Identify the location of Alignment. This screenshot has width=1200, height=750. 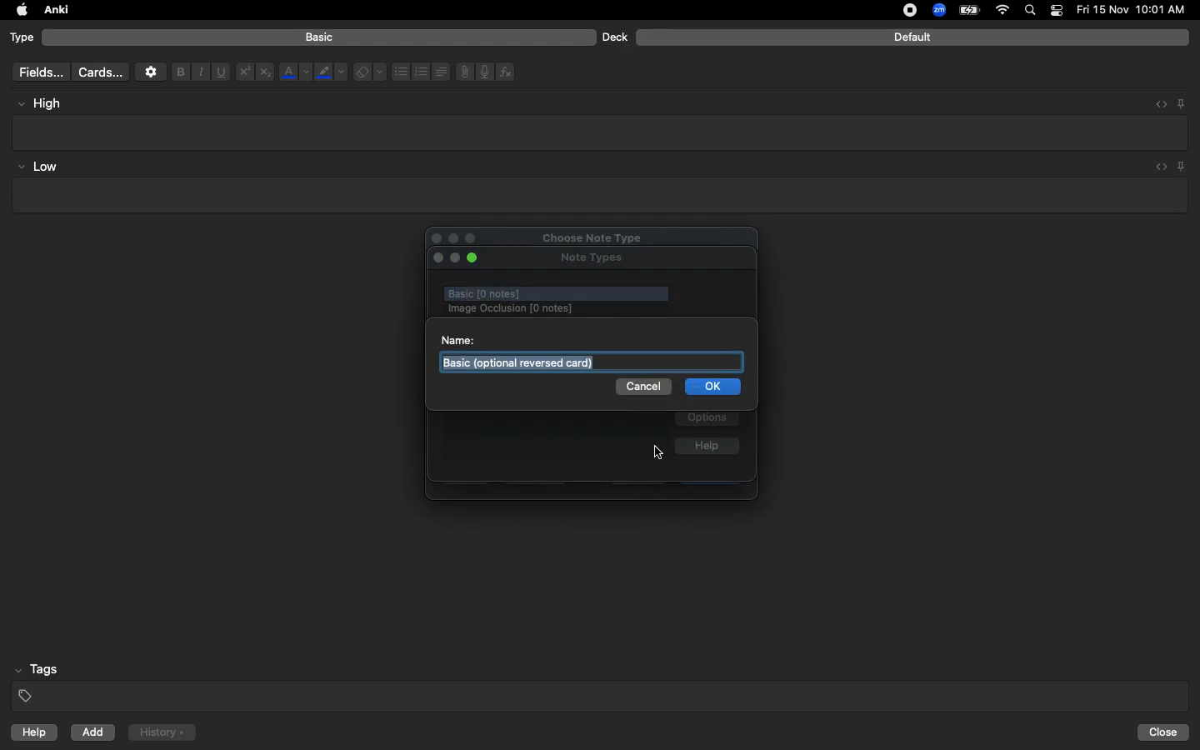
(439, 70).